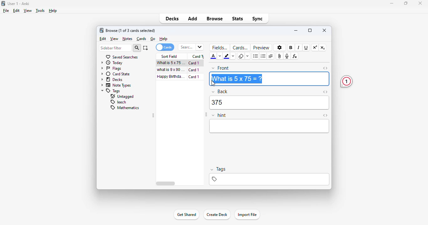  Describe the element at coordinates (291, 47) in the screenshot. I see `bold` at that location.